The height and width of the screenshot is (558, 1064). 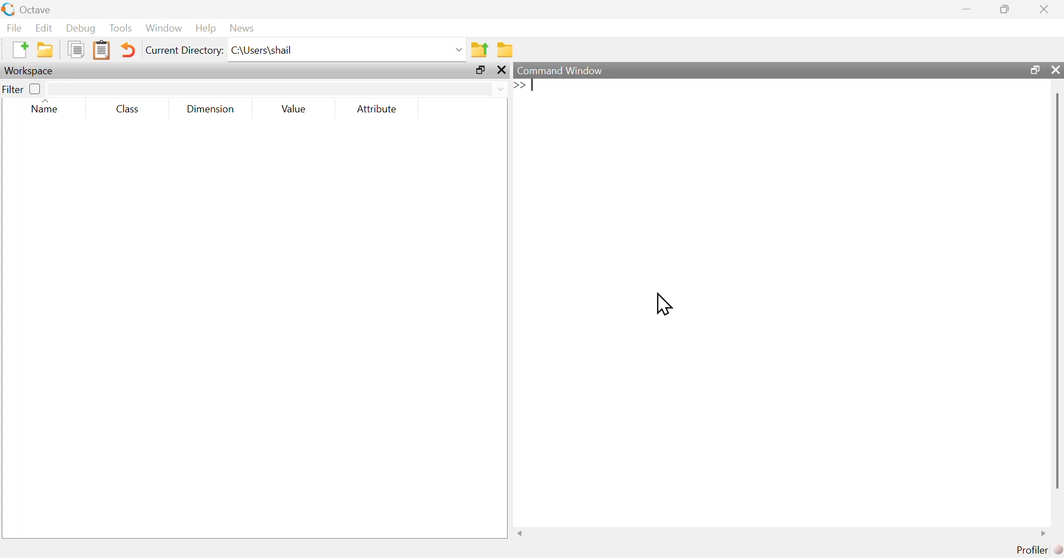 What do you see at coordinates (525, 85) in the screenshot?
I see `typing cursor` at bounding box center [525, 85].